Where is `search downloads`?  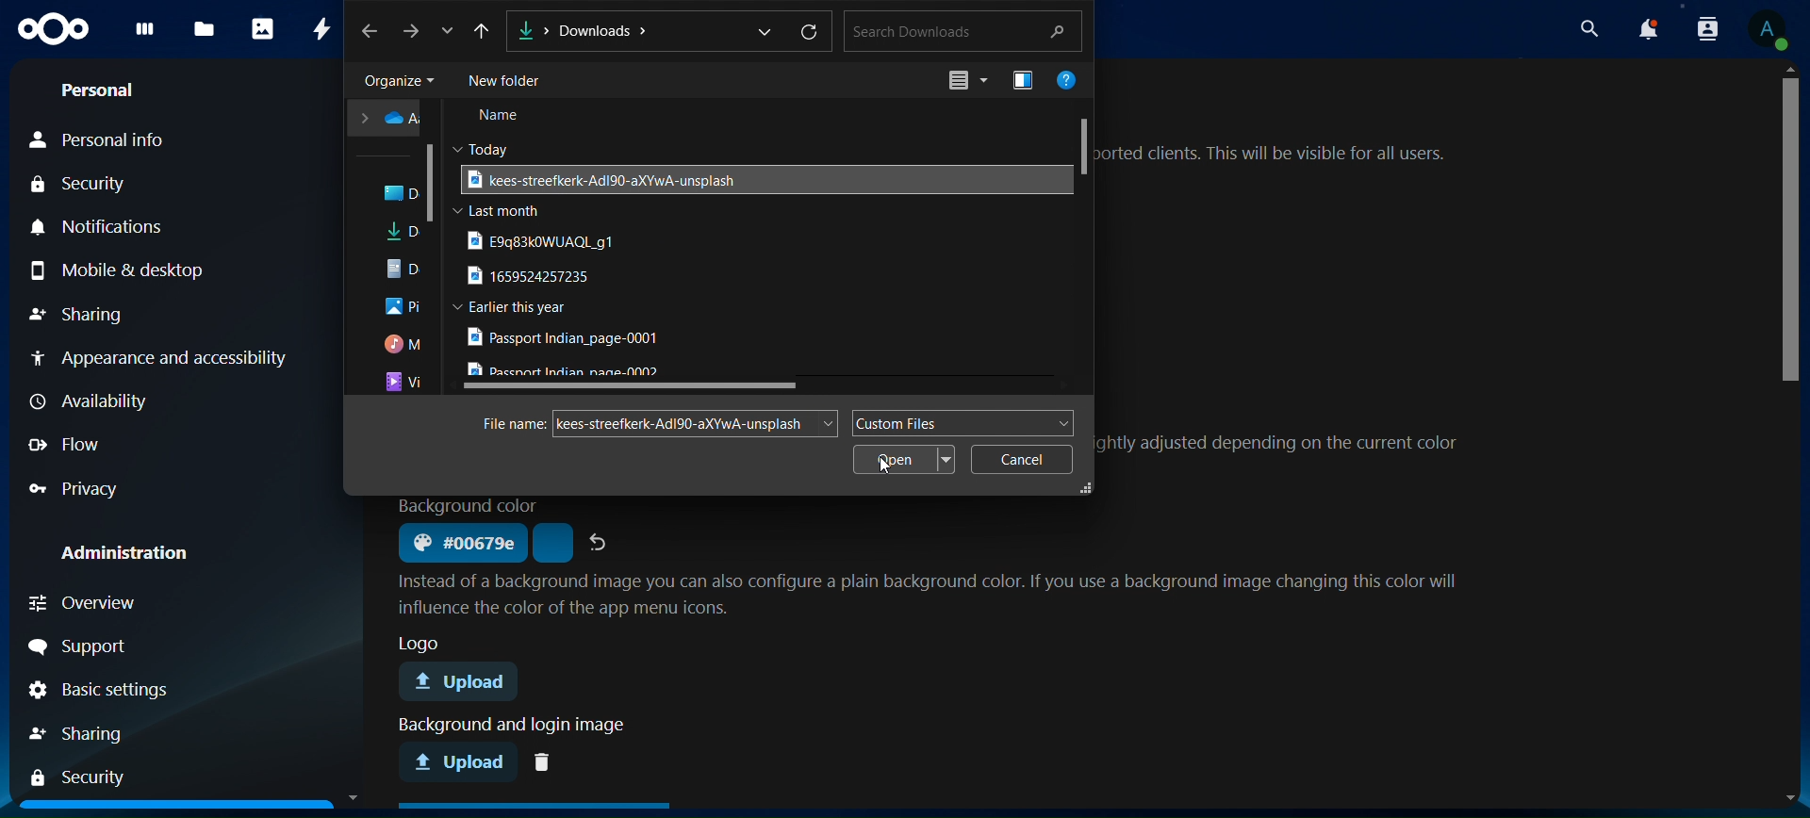 search downloads is located at coordinates (960, 30).